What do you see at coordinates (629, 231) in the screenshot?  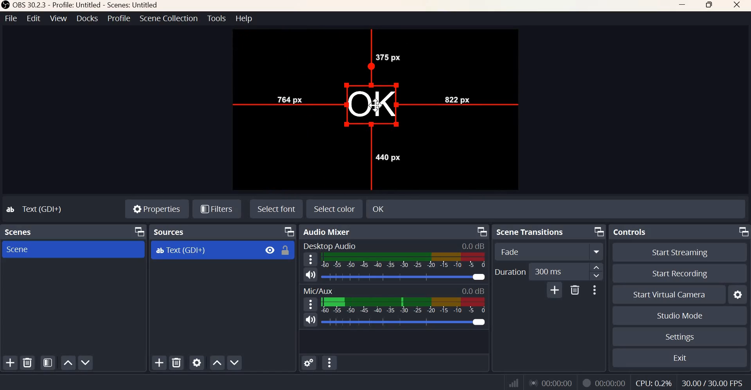 I see `controls` at bounding box center [629, 231].